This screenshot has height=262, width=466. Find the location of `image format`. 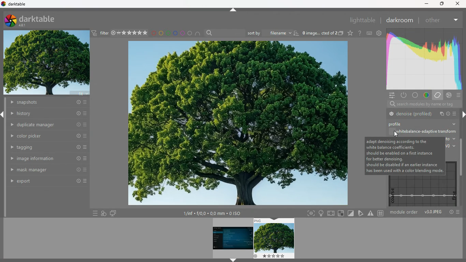

image format is located at coordinates (433, 212).